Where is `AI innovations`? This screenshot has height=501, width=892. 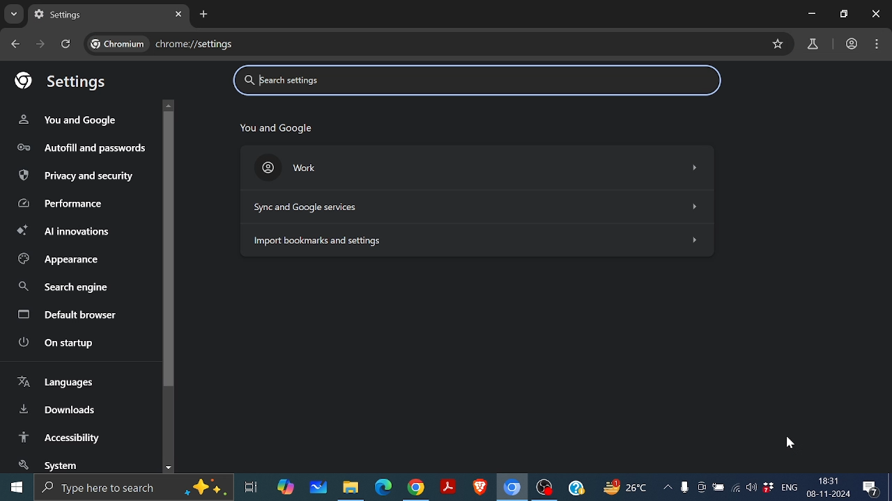
AI innovations is located at coordinates (67, 233).